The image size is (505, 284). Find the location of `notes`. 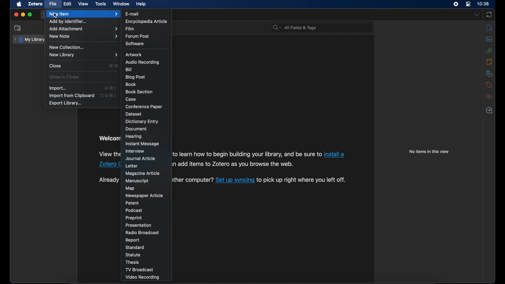

notes is located at coordinates (489, 62).